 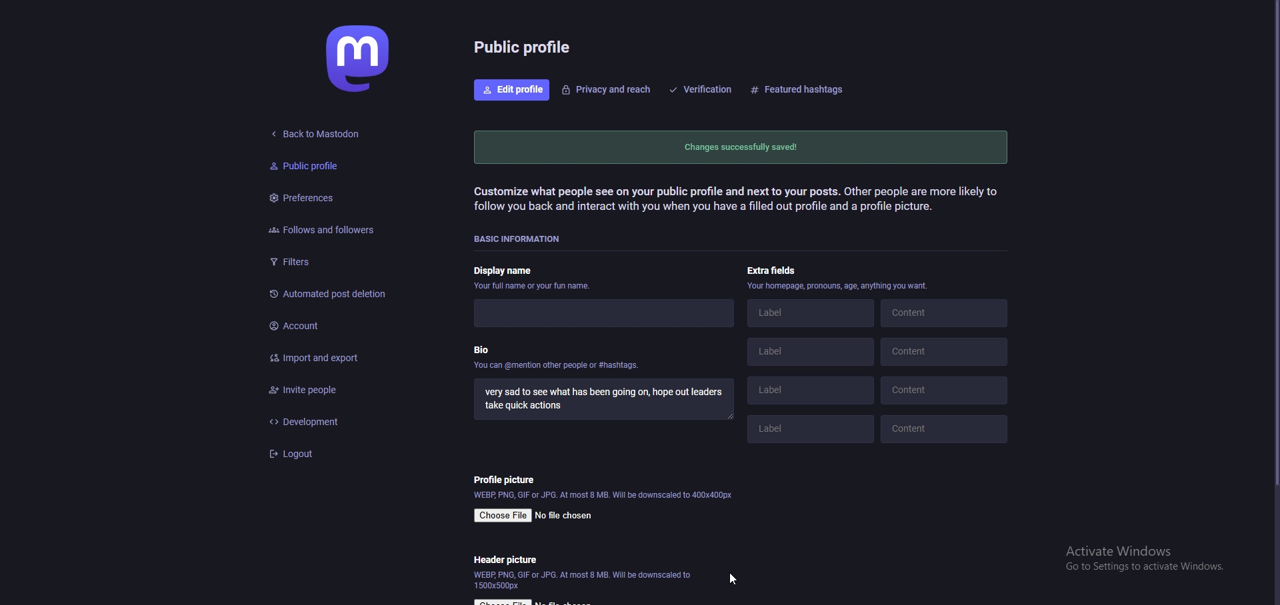 What do you see at coordinates (564, 312) in the screenshot?
I see `Name` at bounding box center [564, 312].